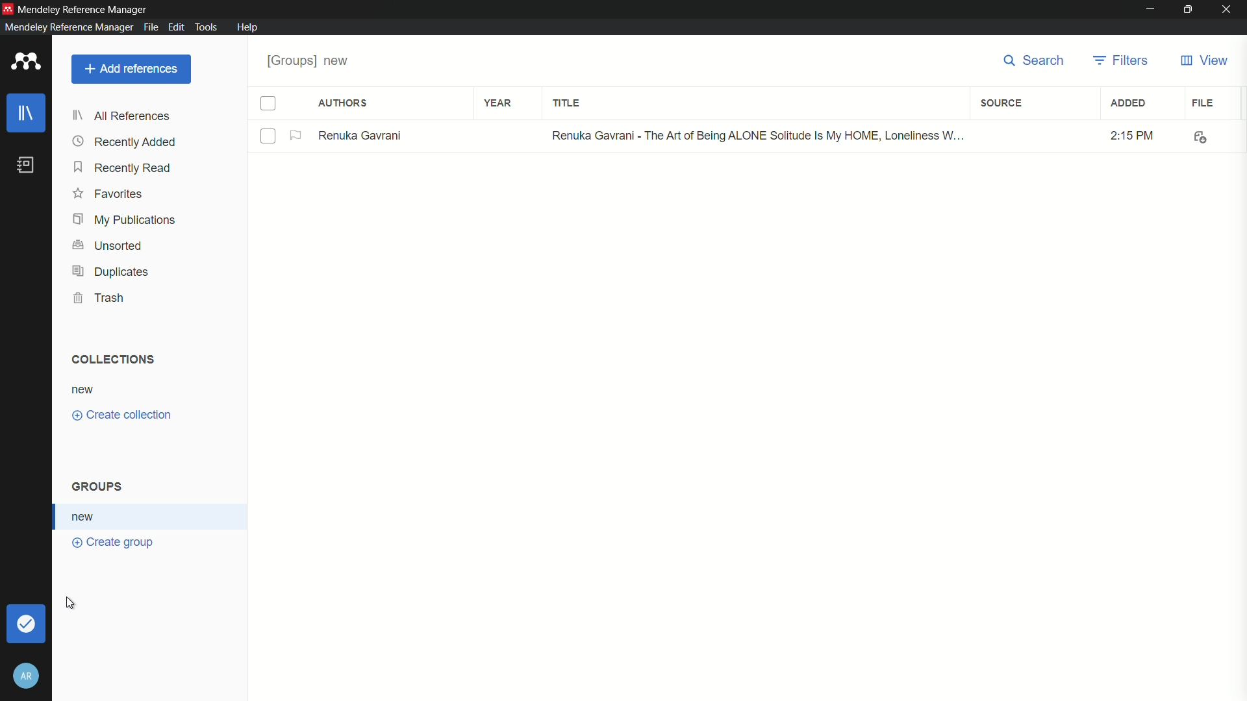 Image resolution: width=1247 pixels, height=701 pixels. Describe the element at coordinates (268, 137) in the screenshot. I see `Checkbox` at that location.